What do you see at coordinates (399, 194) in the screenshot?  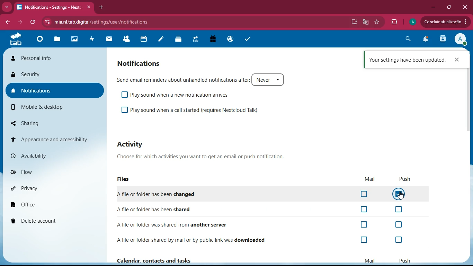 I see `Cursor , button on` at bounding box center [399, 194].